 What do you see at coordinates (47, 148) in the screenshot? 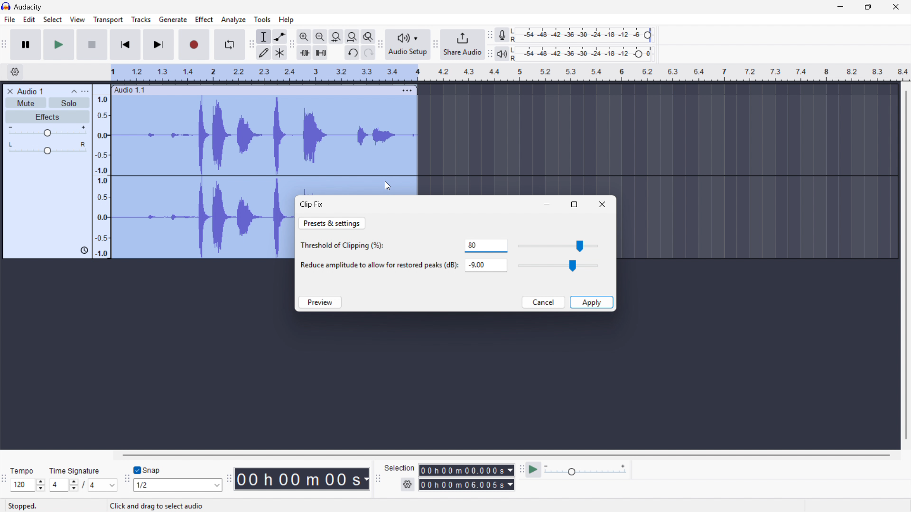
I see `pan` at bounding box center [47, 148].